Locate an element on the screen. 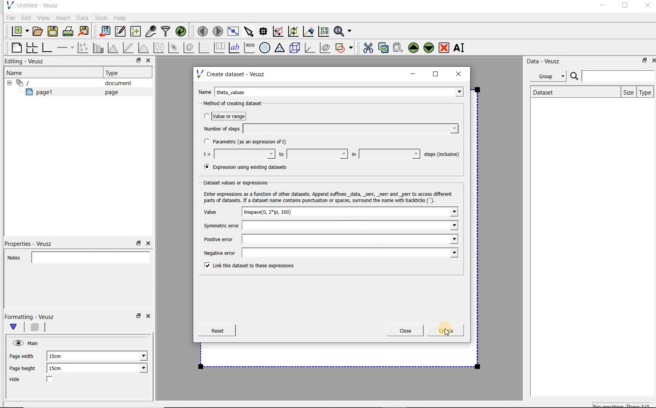 The image size is (656, 408). filter data is located at coordinates (166, 32).